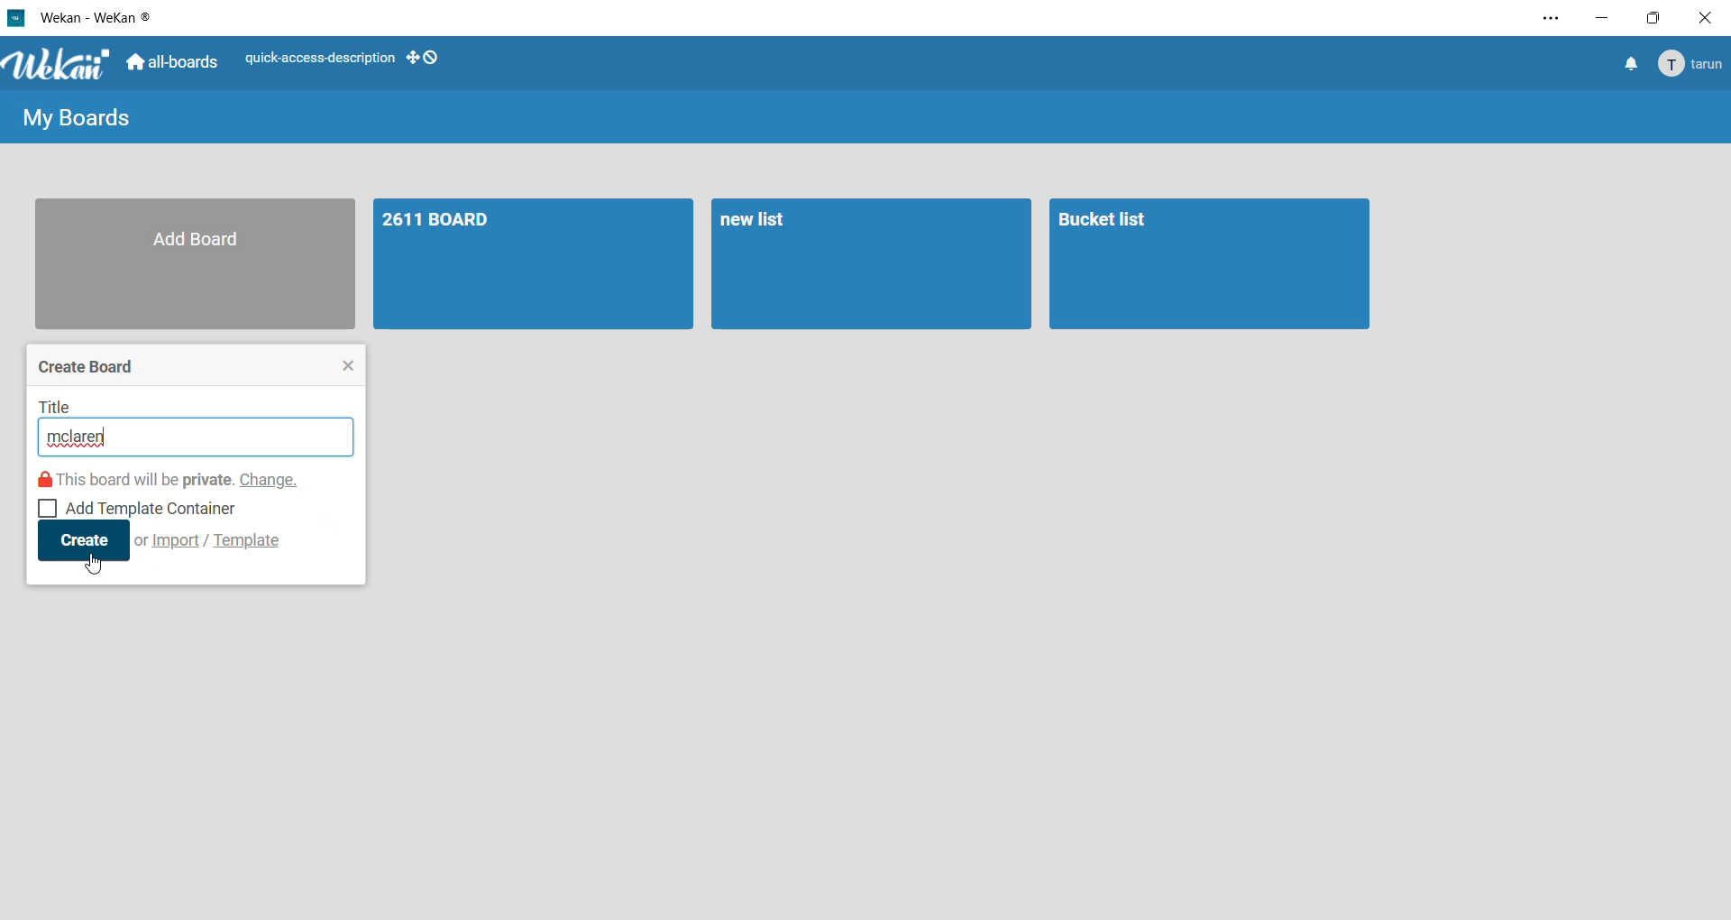 This screenshot has height=920, width=1731. What do you see at coordinates (1693, 64) in the screenshot?
I see `Account` at bounding box center [1693, 64].